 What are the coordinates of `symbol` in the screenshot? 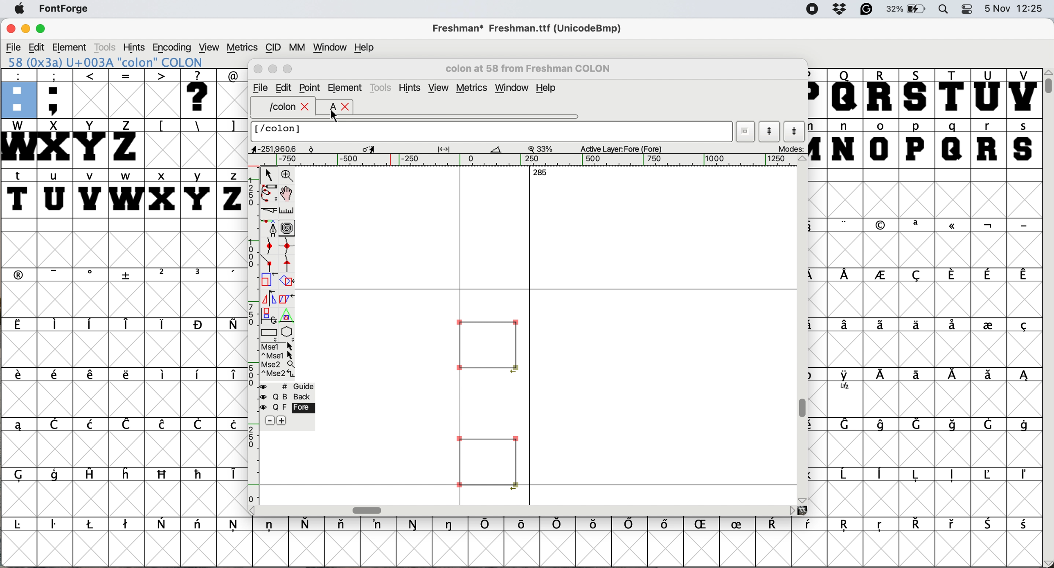 It's located at (882, 225).